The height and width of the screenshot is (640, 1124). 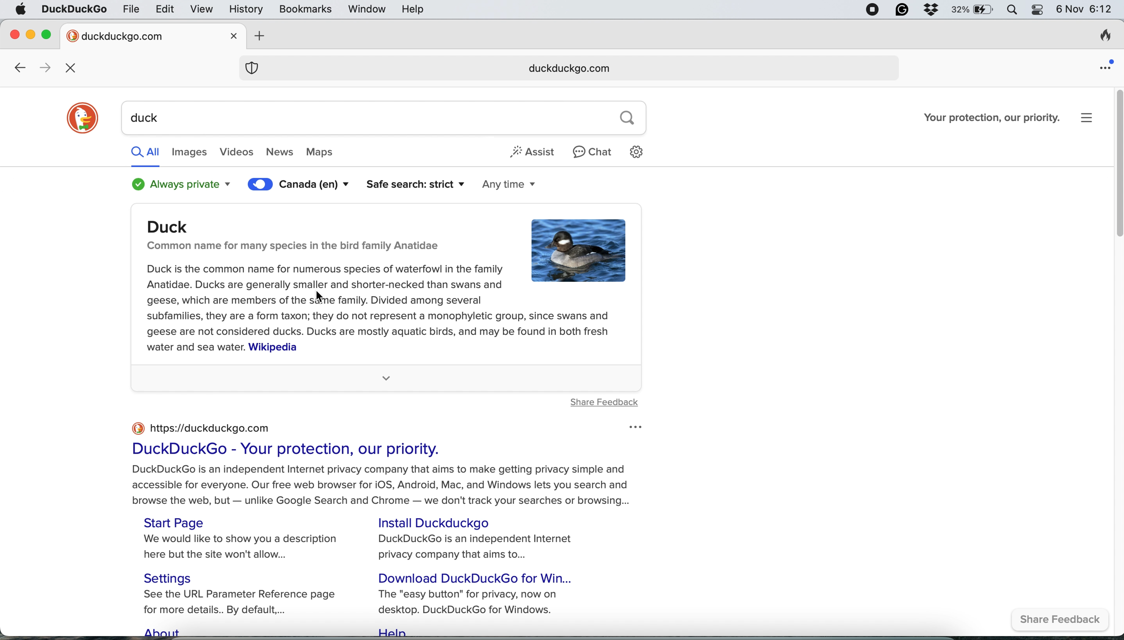 What do you see at coordinates (257, 36) in the screenshot?
I see `add new tab` at bounding box center [257, 36].